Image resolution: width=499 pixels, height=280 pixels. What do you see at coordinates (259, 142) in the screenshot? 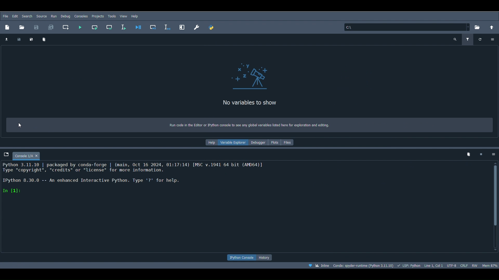
I see `Debugger` at bounding box center [259, 142].